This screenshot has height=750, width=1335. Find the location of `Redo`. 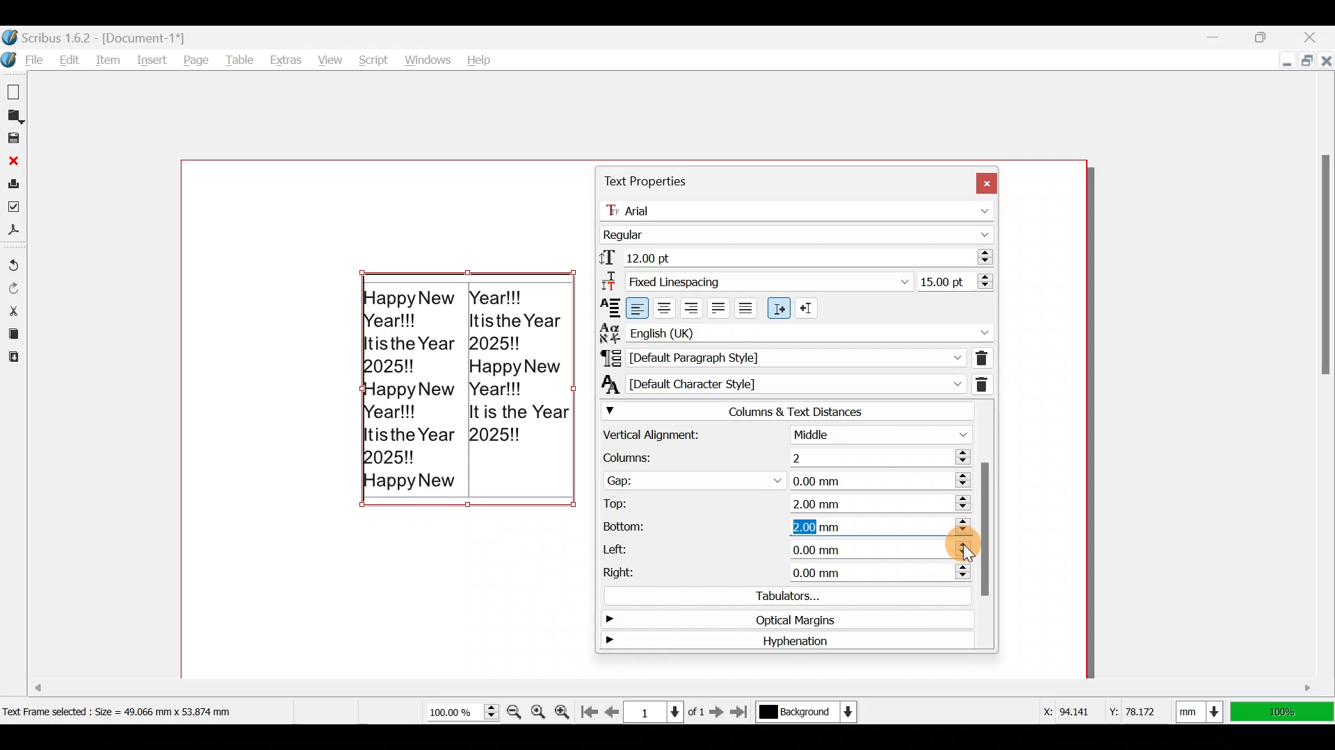

Redo is located at coordinates (15, 287).